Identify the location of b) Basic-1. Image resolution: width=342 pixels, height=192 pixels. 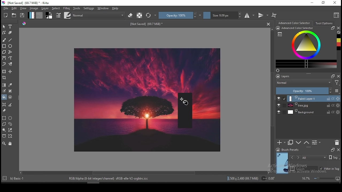
(15, 178).